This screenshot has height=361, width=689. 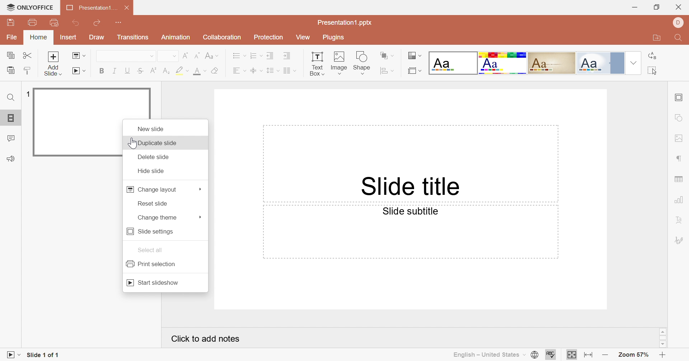 I want to click on Add slide, so click(x=53, y=63).